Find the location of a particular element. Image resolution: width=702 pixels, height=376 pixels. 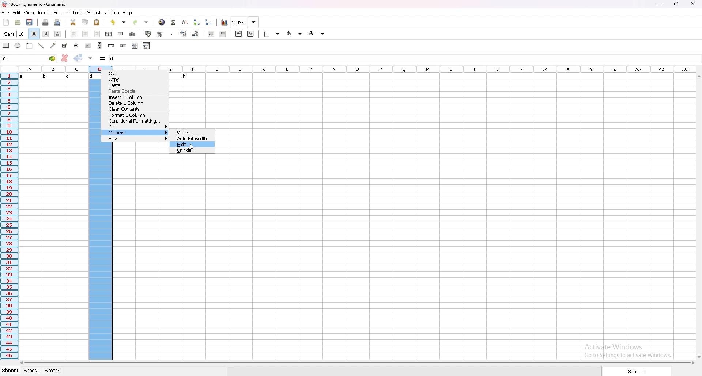

sheet 3 is located at coordinates (53, 371).